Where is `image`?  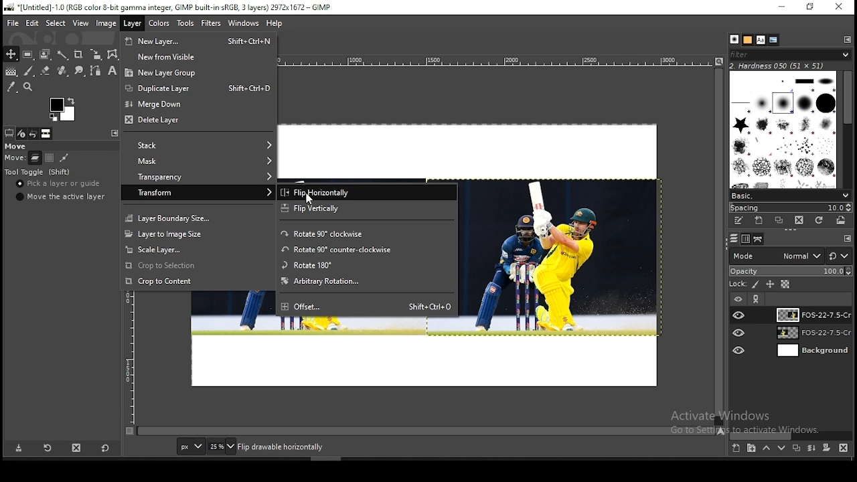
image is located at coordinates (106, 23).